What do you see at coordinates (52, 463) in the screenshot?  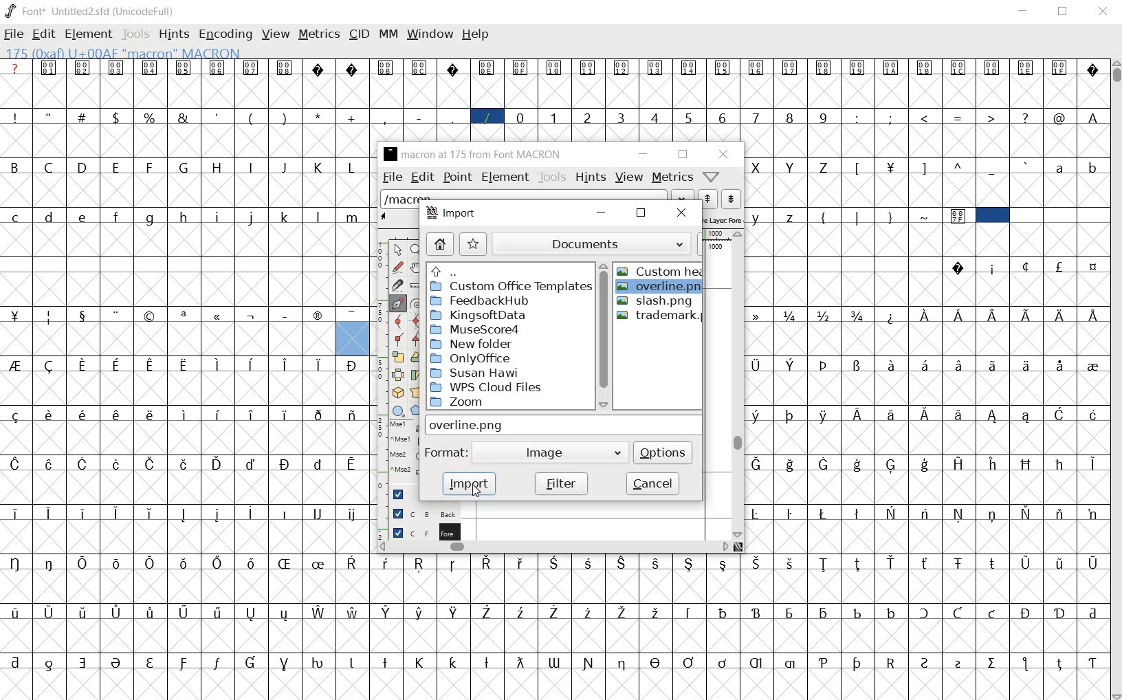 I see `Symbol` at bounding box center [52, 463].